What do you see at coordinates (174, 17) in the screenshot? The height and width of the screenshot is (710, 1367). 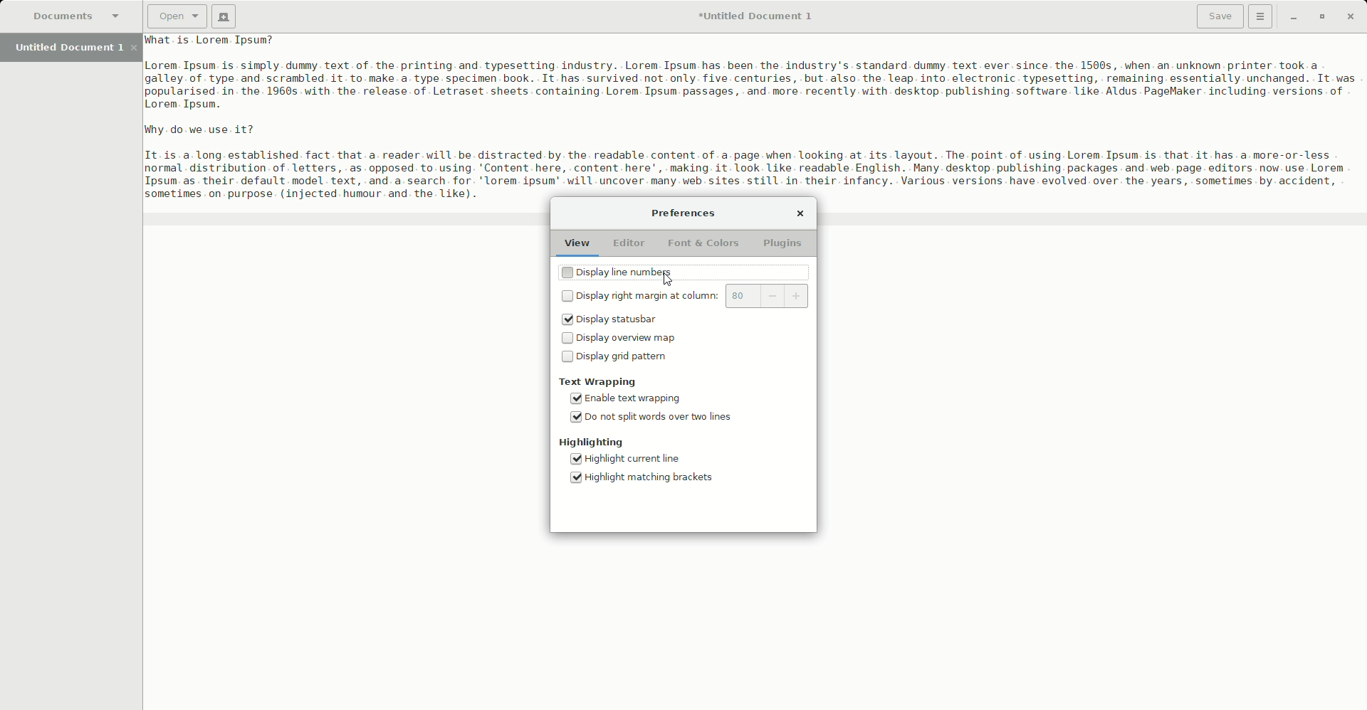 I see `Open` at bounding box center [174, 17].